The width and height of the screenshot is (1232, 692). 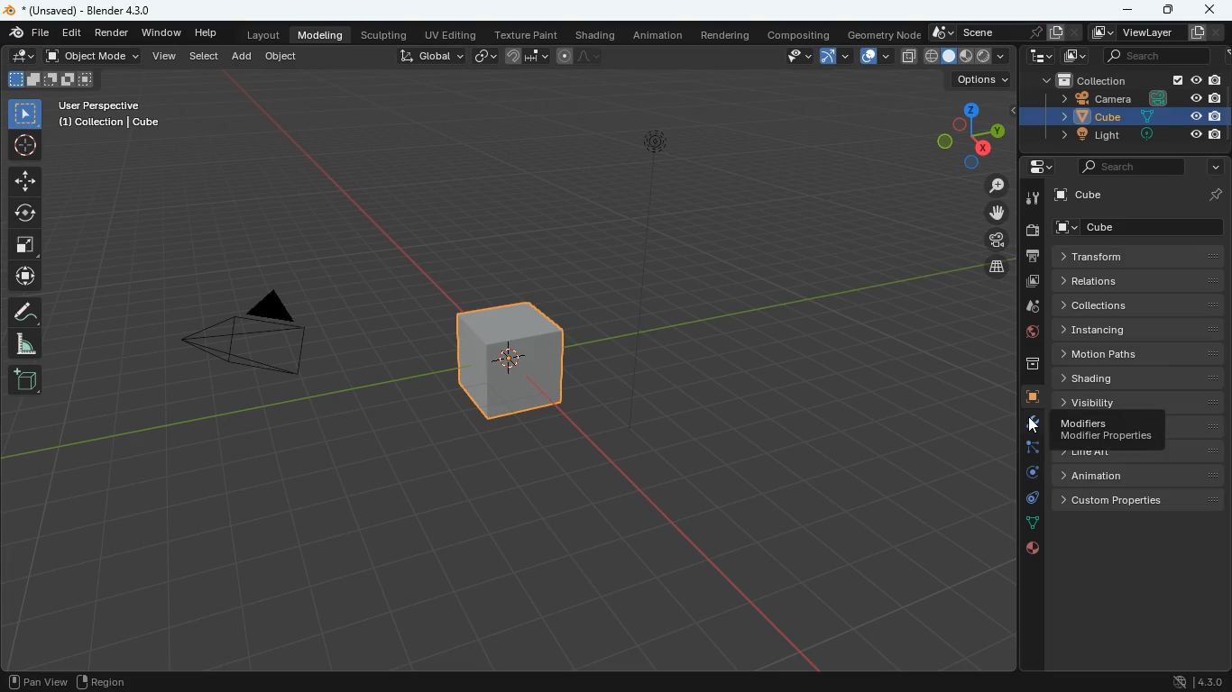 What do you see at coordinates (455, 35) in the screenshot?
I see `uv editing` at bounding box center [455, 35].